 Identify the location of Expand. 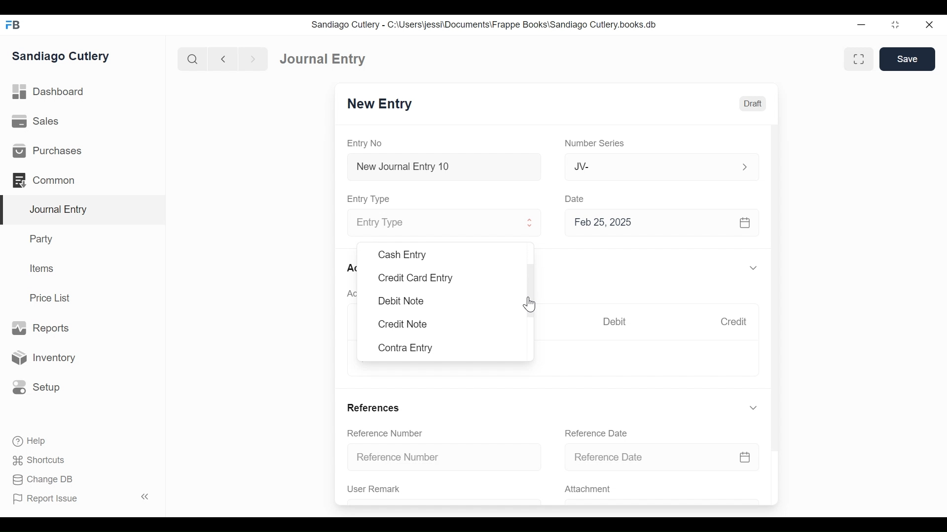
(744, 166).